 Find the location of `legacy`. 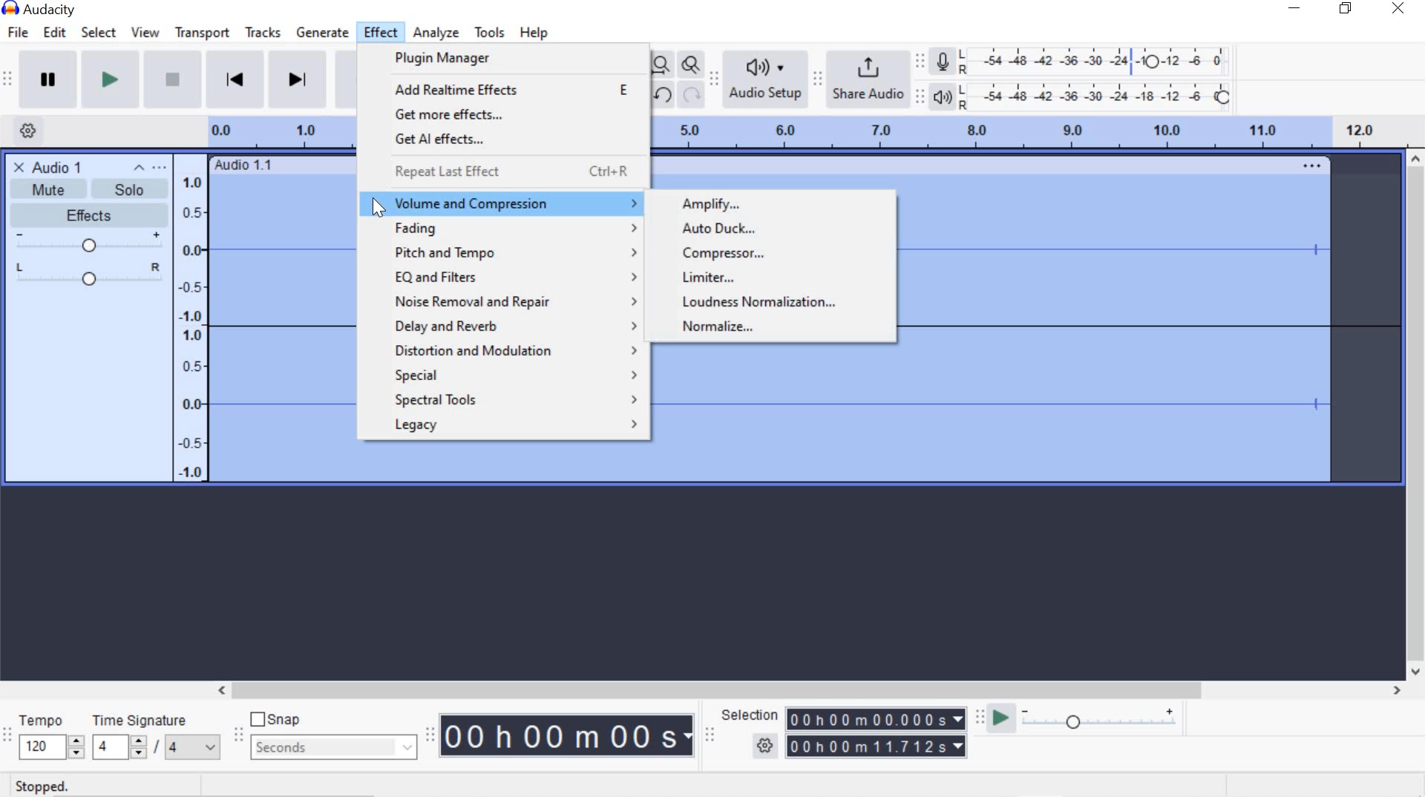

legacy is located at coordinates (514, 425).